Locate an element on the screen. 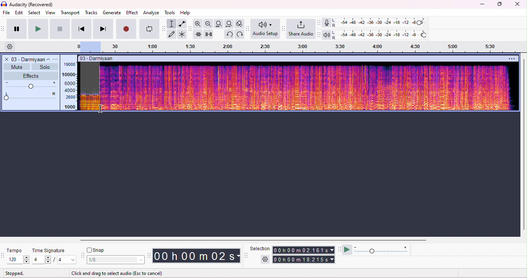  recording level is located at coordinates (381, 23).